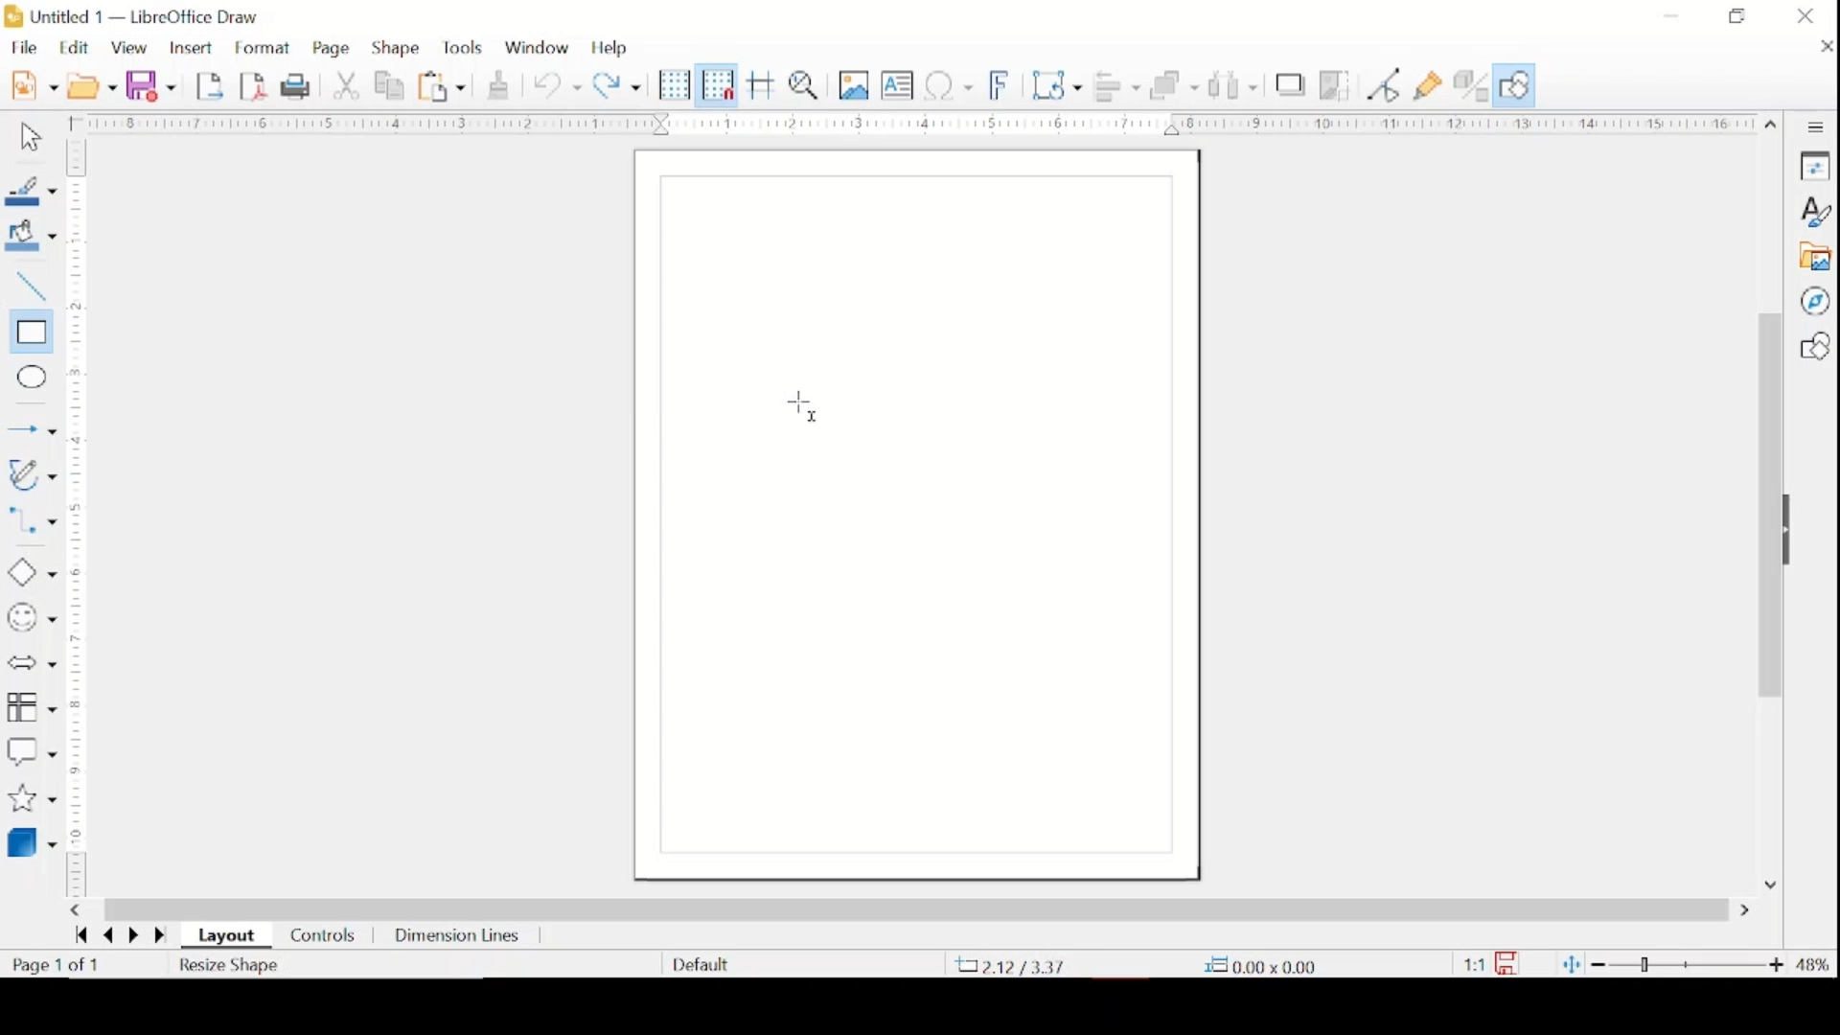 Image resolution: width=1840 pixels, height=1035 pixels. What do you see at coordinates (801, 407) in the screenshot?
I see `cursor` at bounding box center [801, 407].